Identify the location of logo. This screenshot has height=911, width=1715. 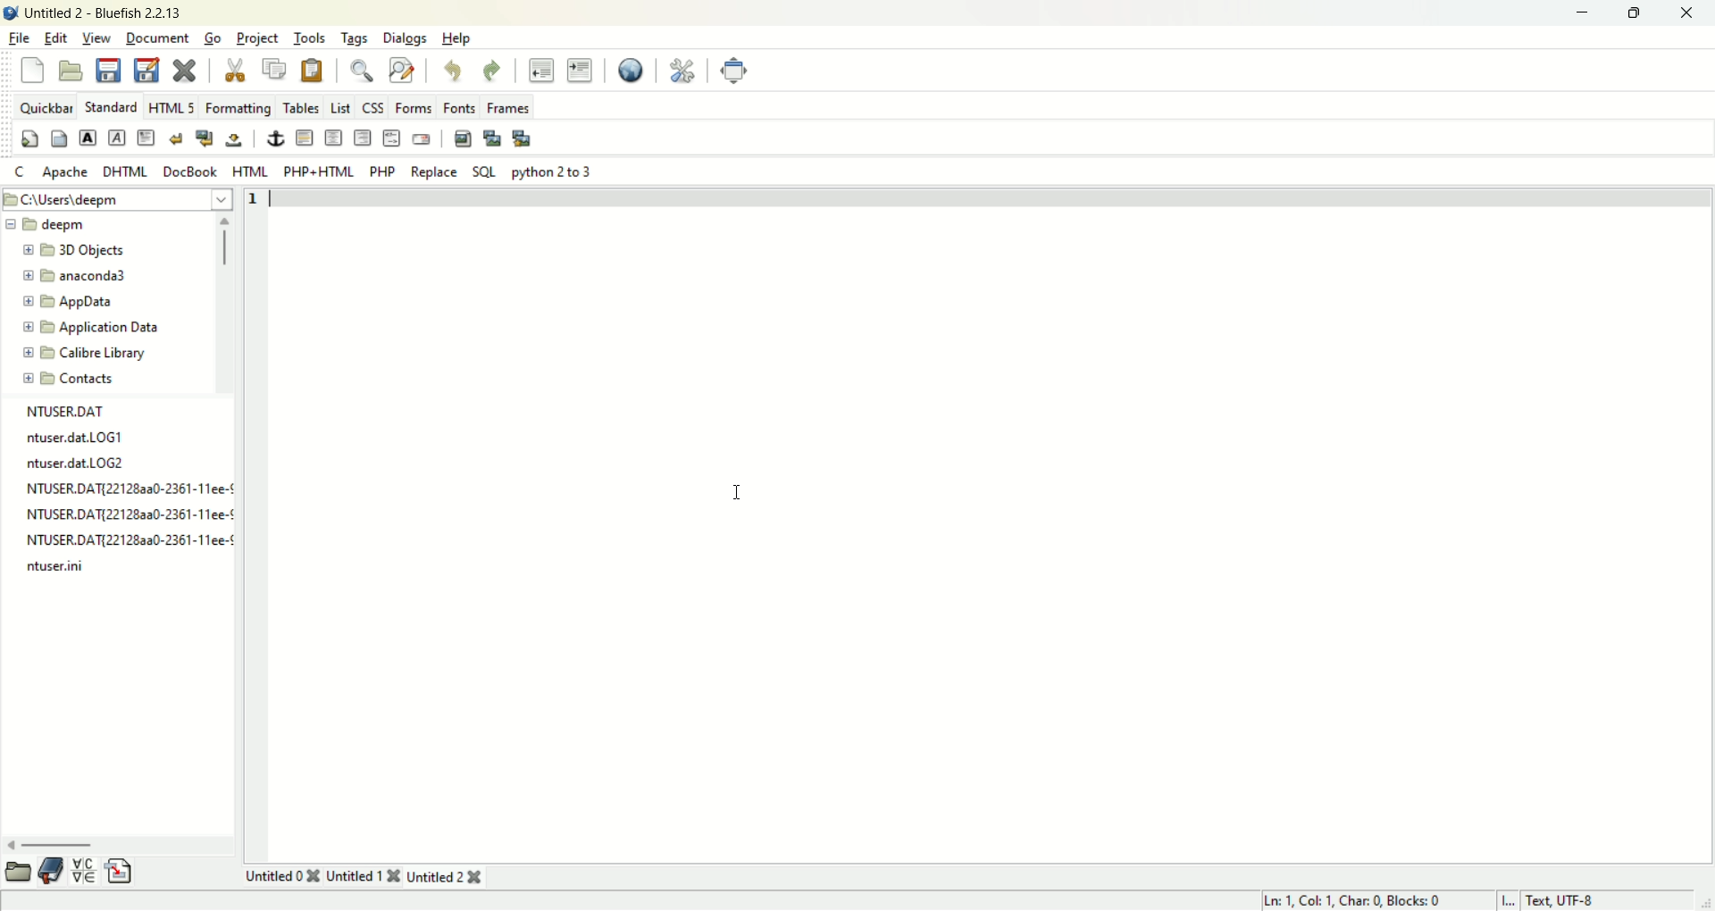
(11, 11).